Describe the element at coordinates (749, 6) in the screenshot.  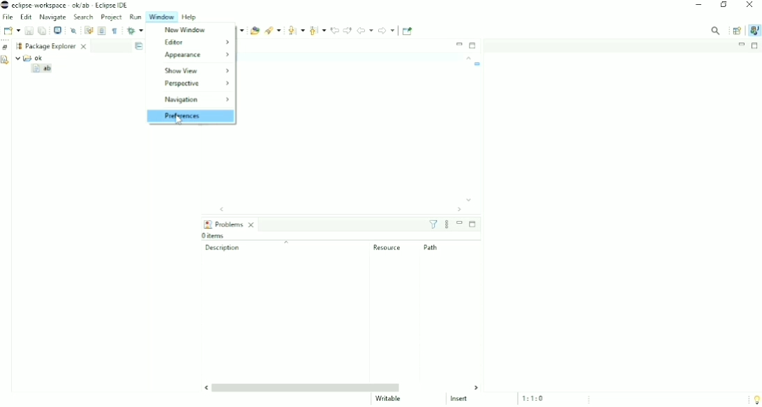
I see `Close` at that location.